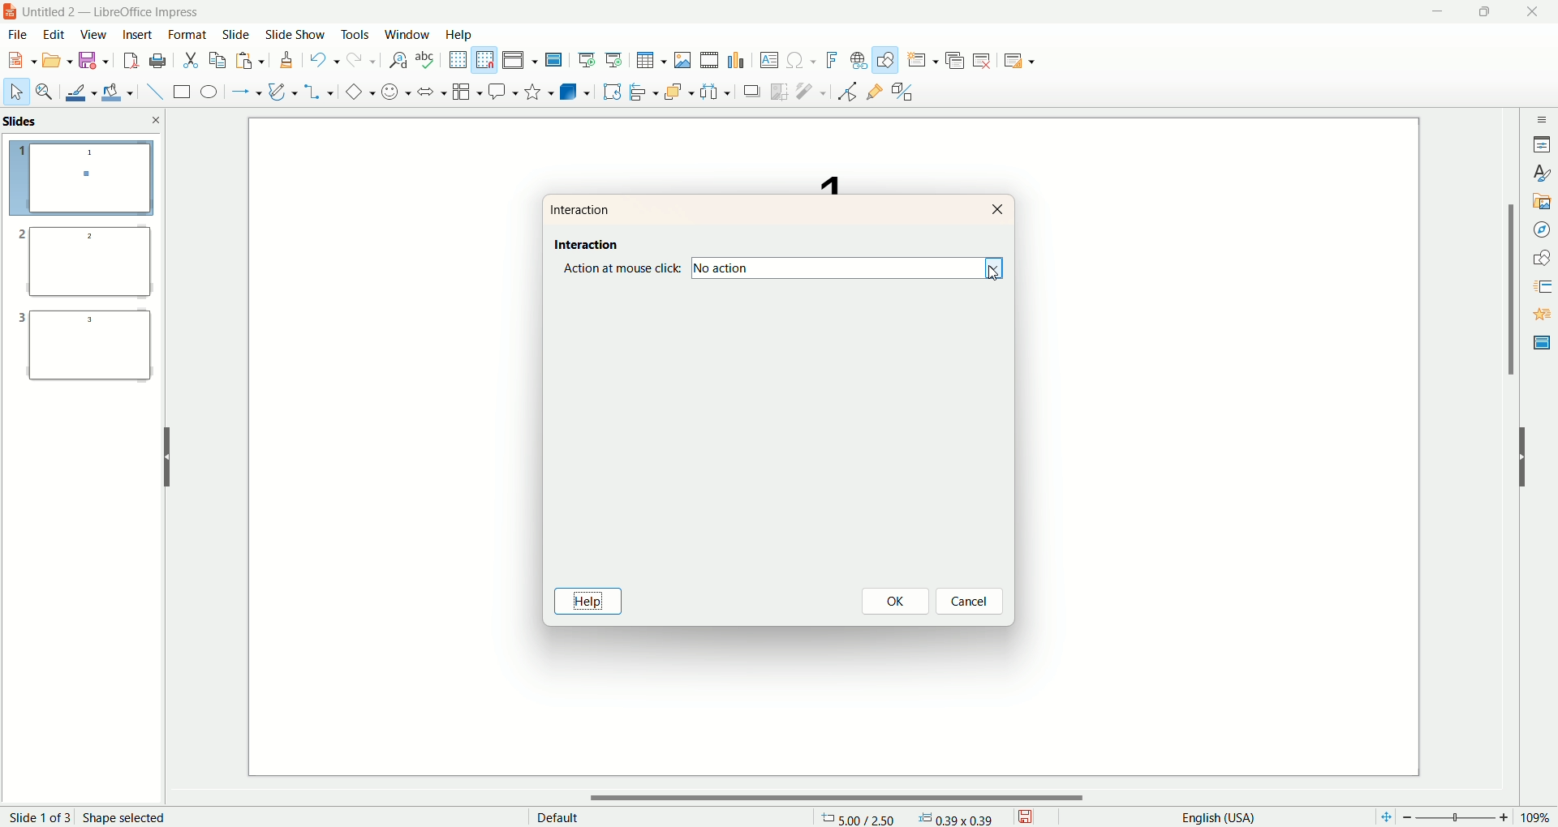  What do you see at coordinates (393, 92) in the screenshot?
I see `symbol shapes` at bounding box center [393, 92].